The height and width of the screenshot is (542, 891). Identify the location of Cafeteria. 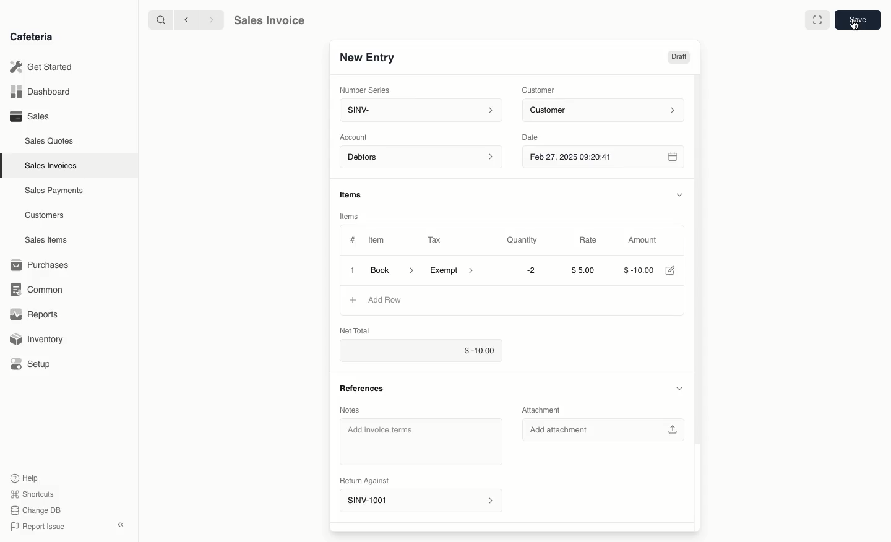
(31, 37).